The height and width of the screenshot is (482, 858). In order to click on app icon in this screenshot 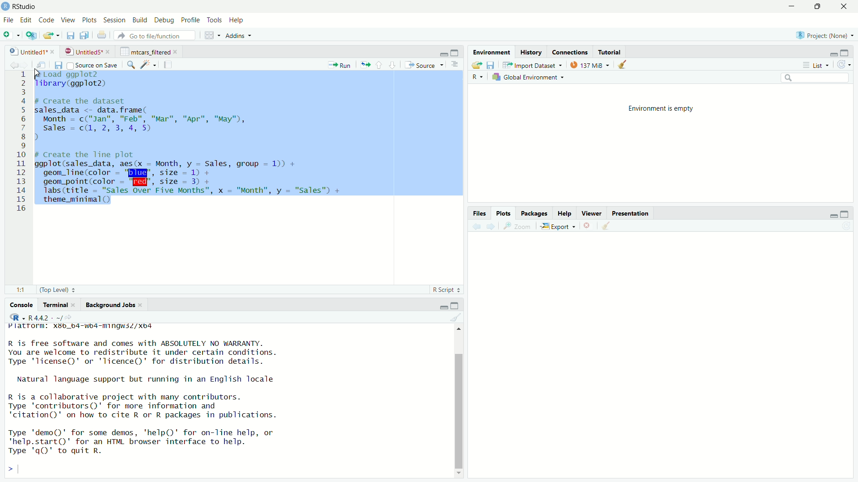, I will do `click(5, 7)`.